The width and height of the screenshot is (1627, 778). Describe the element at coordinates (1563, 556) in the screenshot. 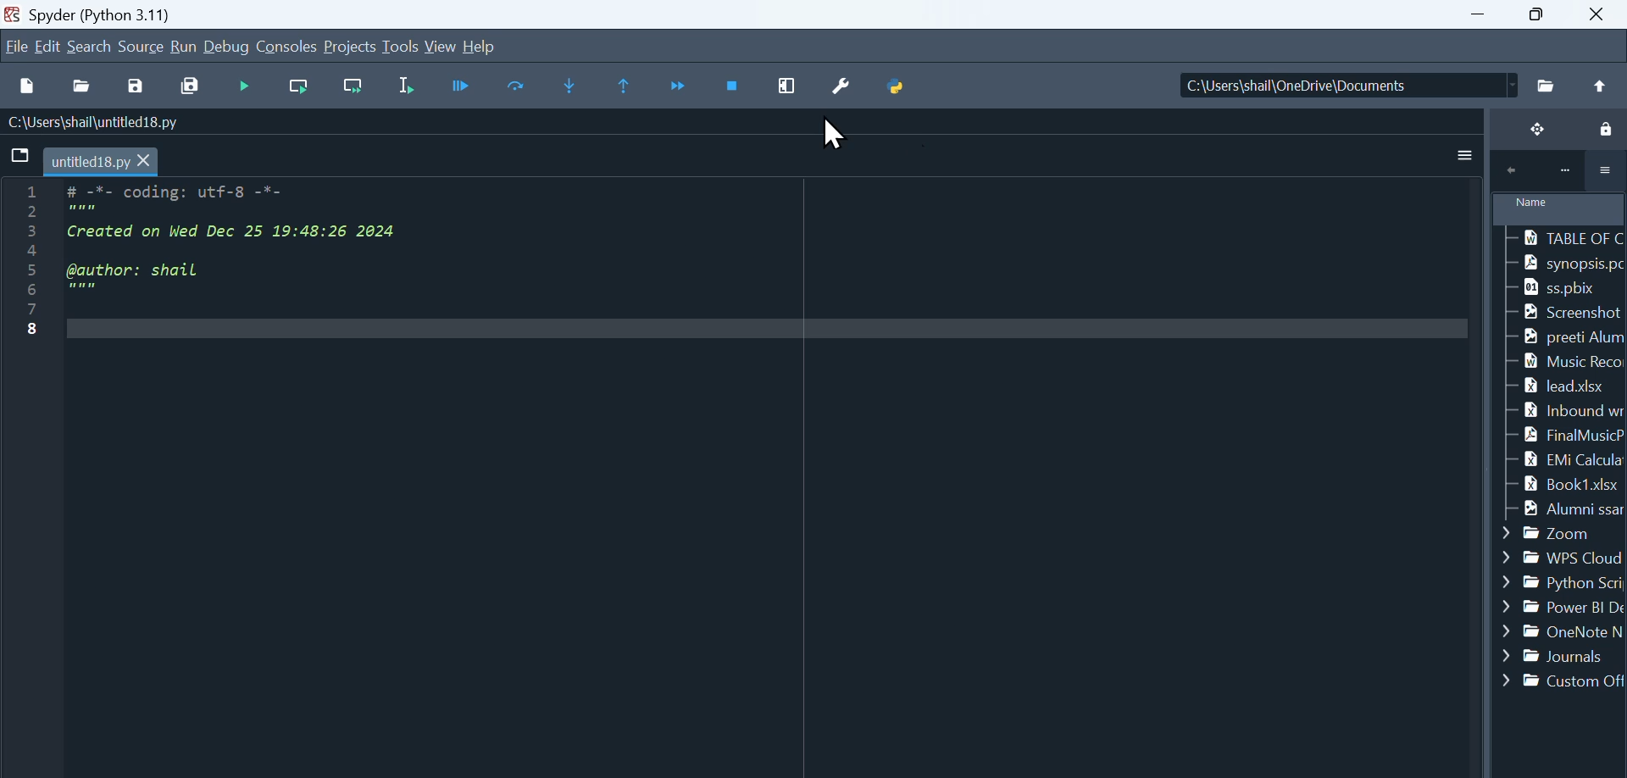

I see `WPS Clou..` at that location.